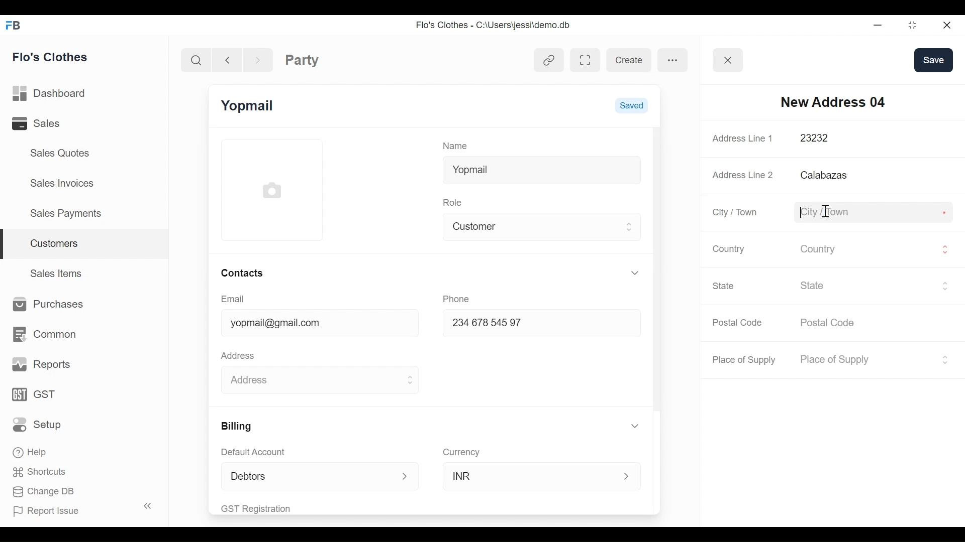 The height and width of the screenshot is (542, 965). I want to click on more, so click(673, 59).